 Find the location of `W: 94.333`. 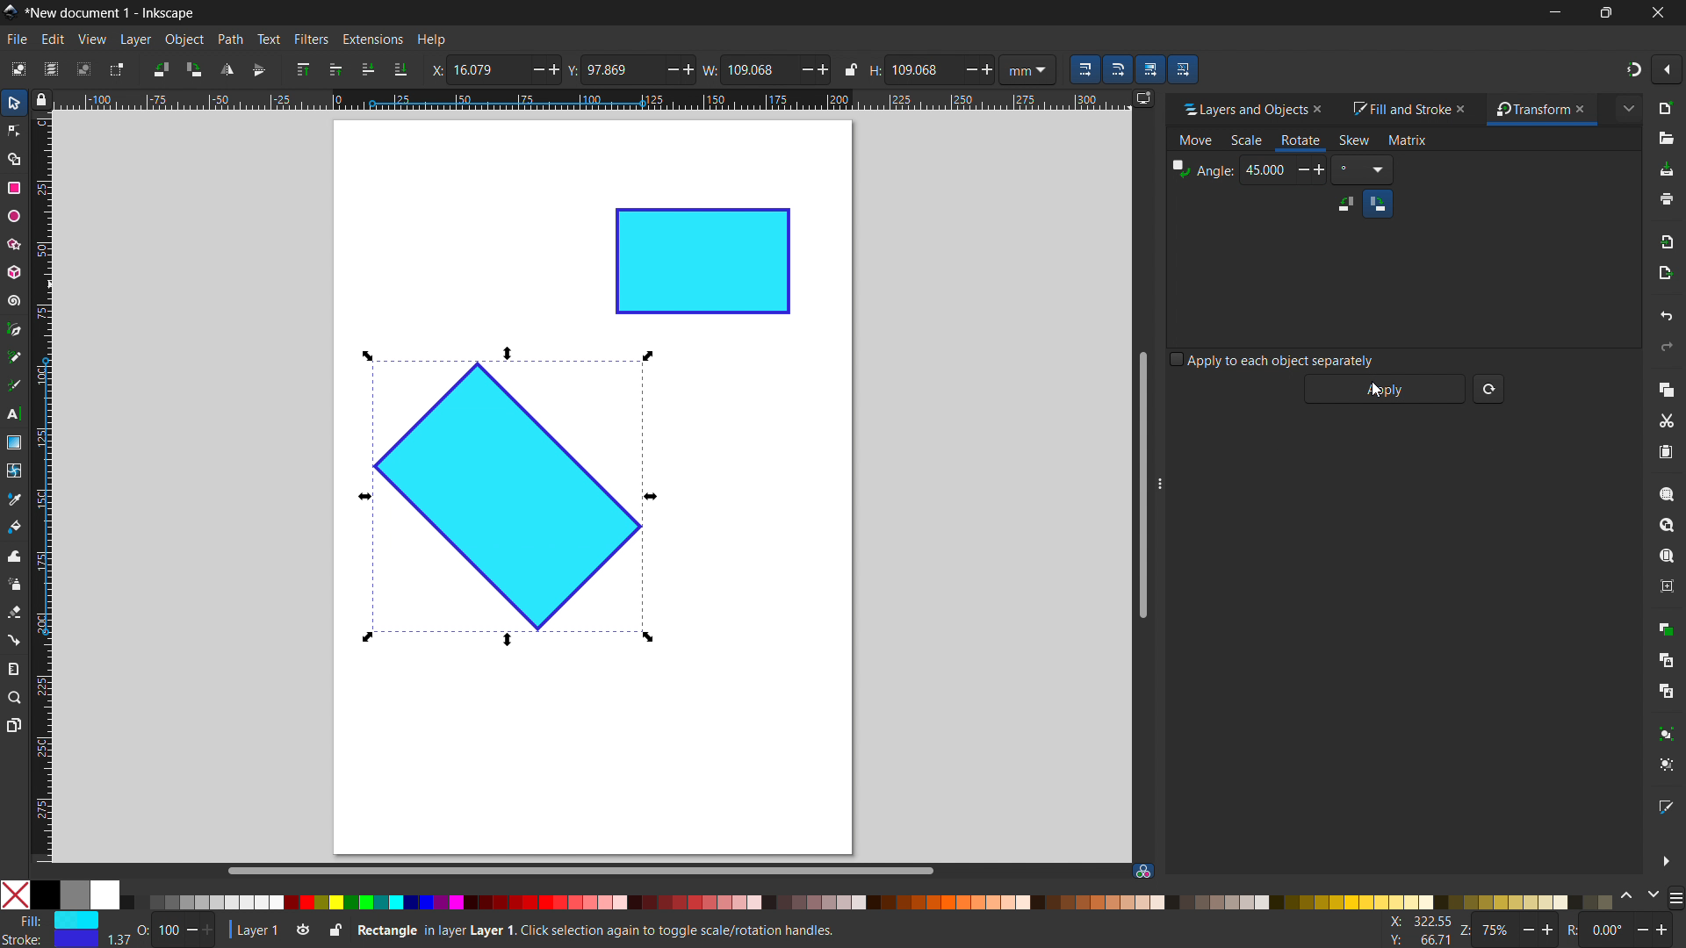

W: 94.333 is located at coordinates (745, 68).